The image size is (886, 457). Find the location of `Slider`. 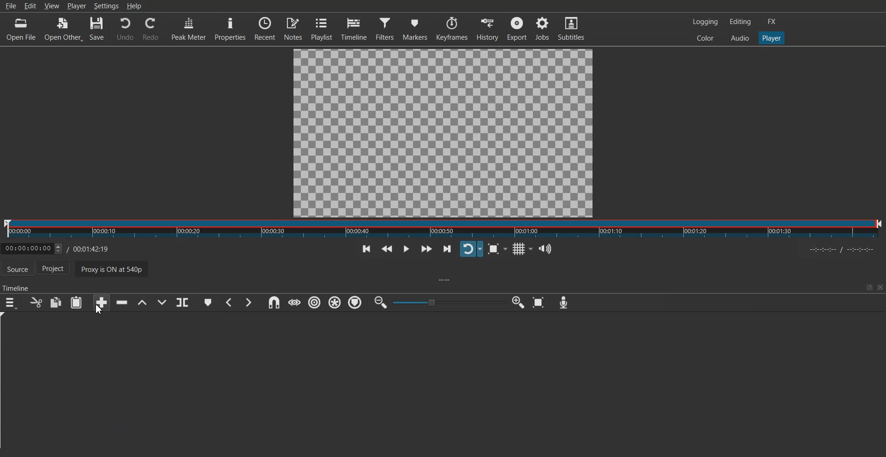

Slider is located at coordinates (443, 229).